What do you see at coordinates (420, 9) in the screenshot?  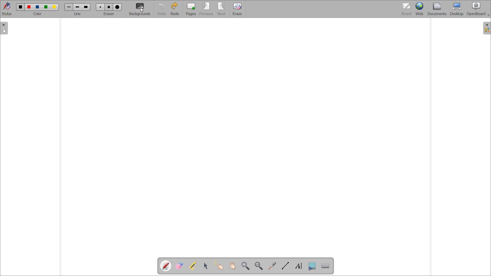 I see `Open web` at bounding box center [420, 9].